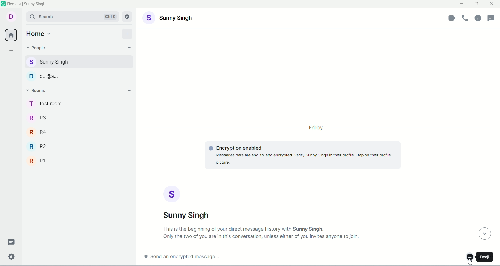 The height and width of the screenshot is (266, 500). Describe the element at coordinates (492, 18) in the screenshot. I see `threads` at that location.